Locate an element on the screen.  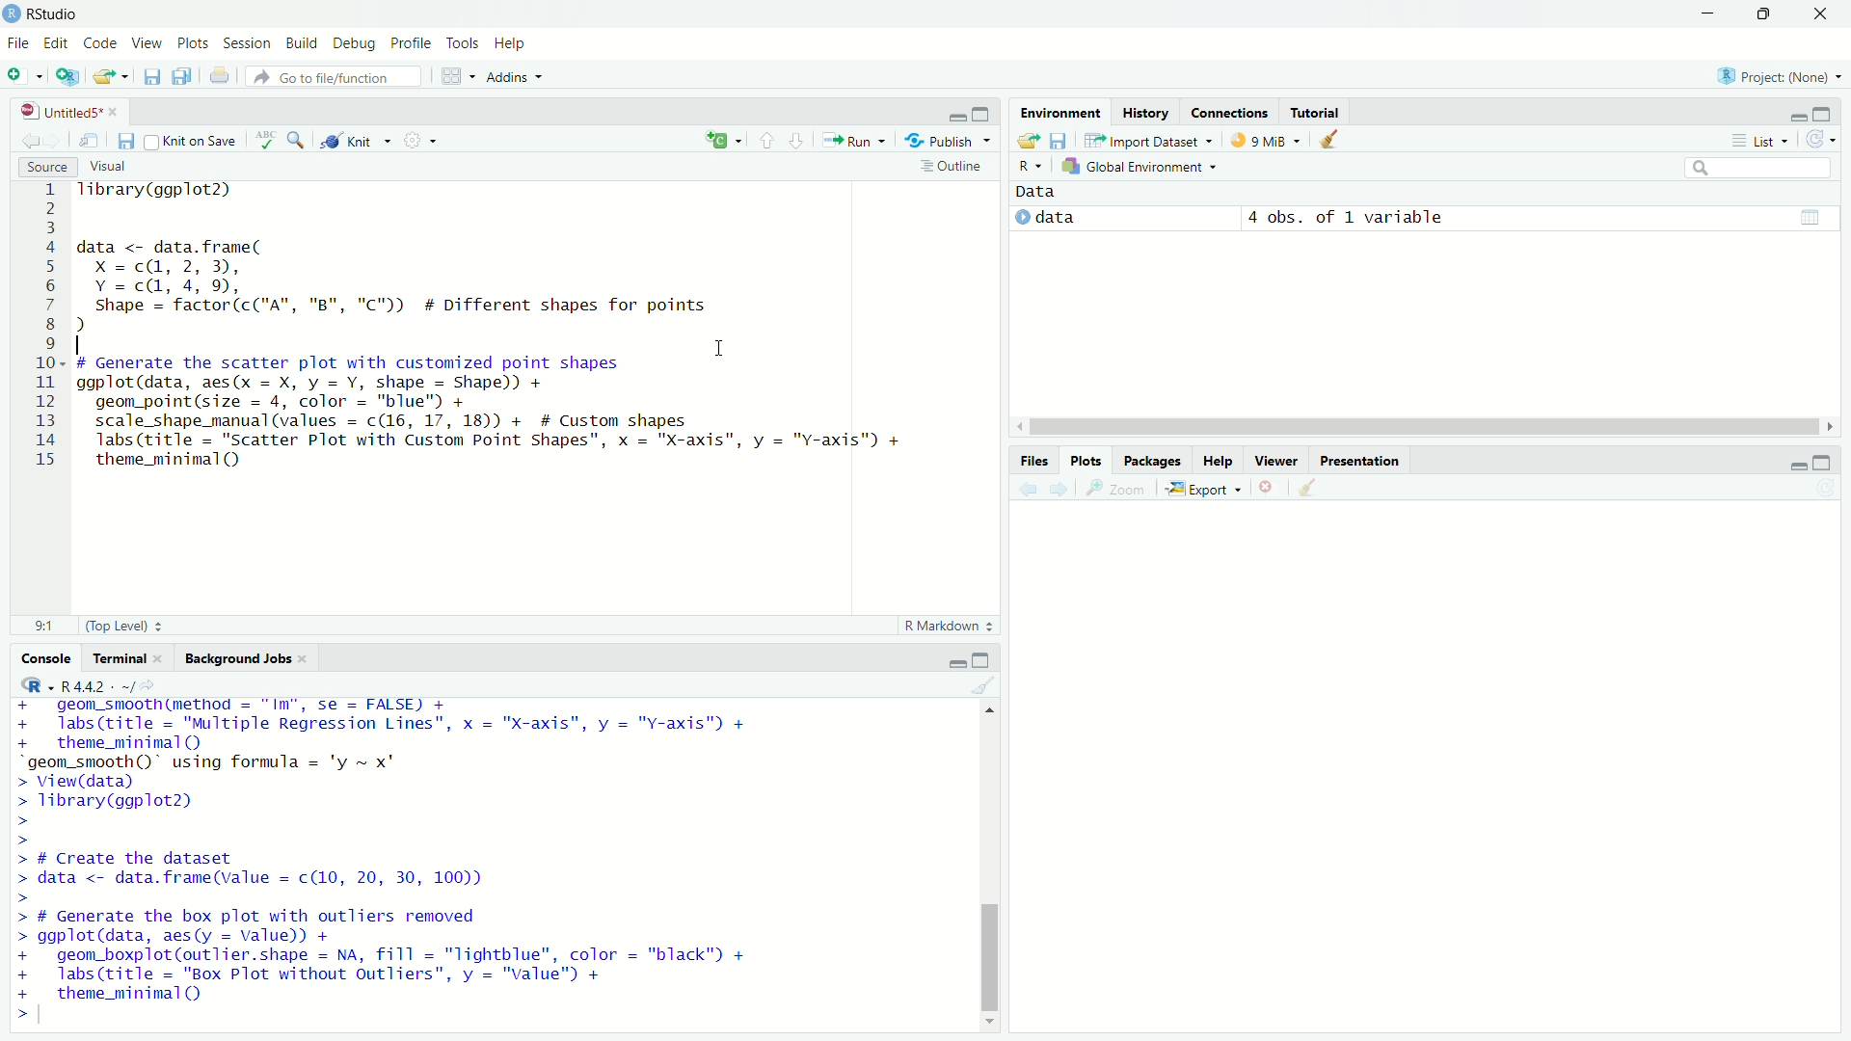
minimize is located at coordinates (1794, 116).